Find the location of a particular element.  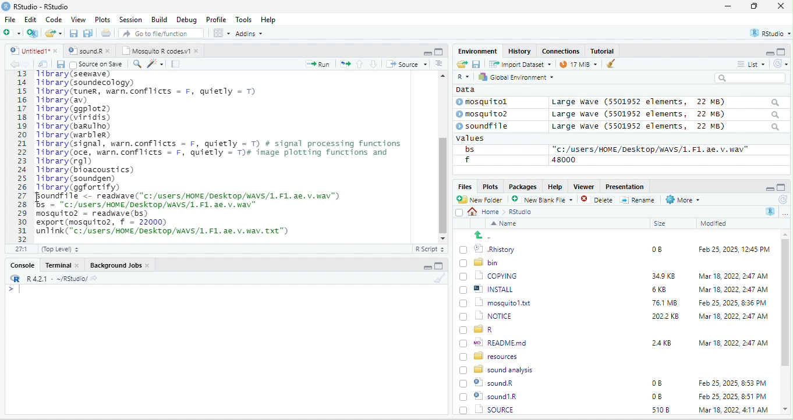

minimize is located at coordinates (769, 188).